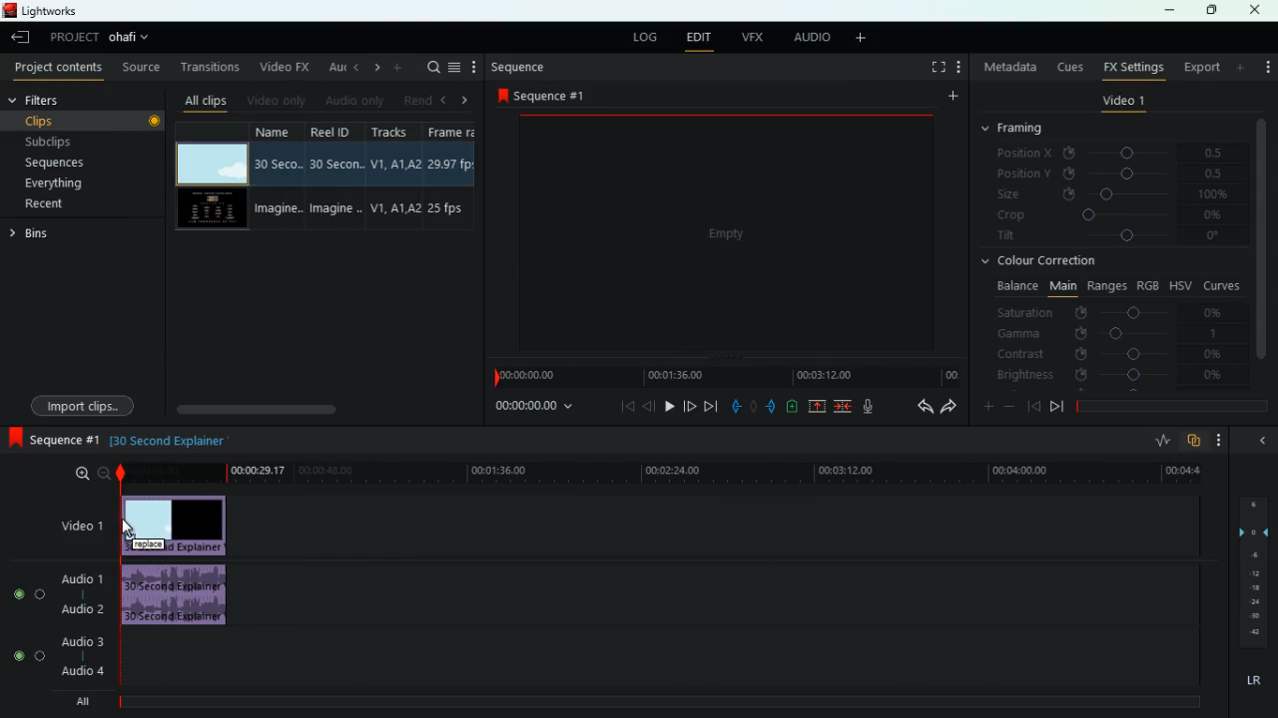 The image size is (1278, 718). What do you see at coordinates (1010, 67) in the screenshot?
I see `metadata` at bounding box center [1010, 67].